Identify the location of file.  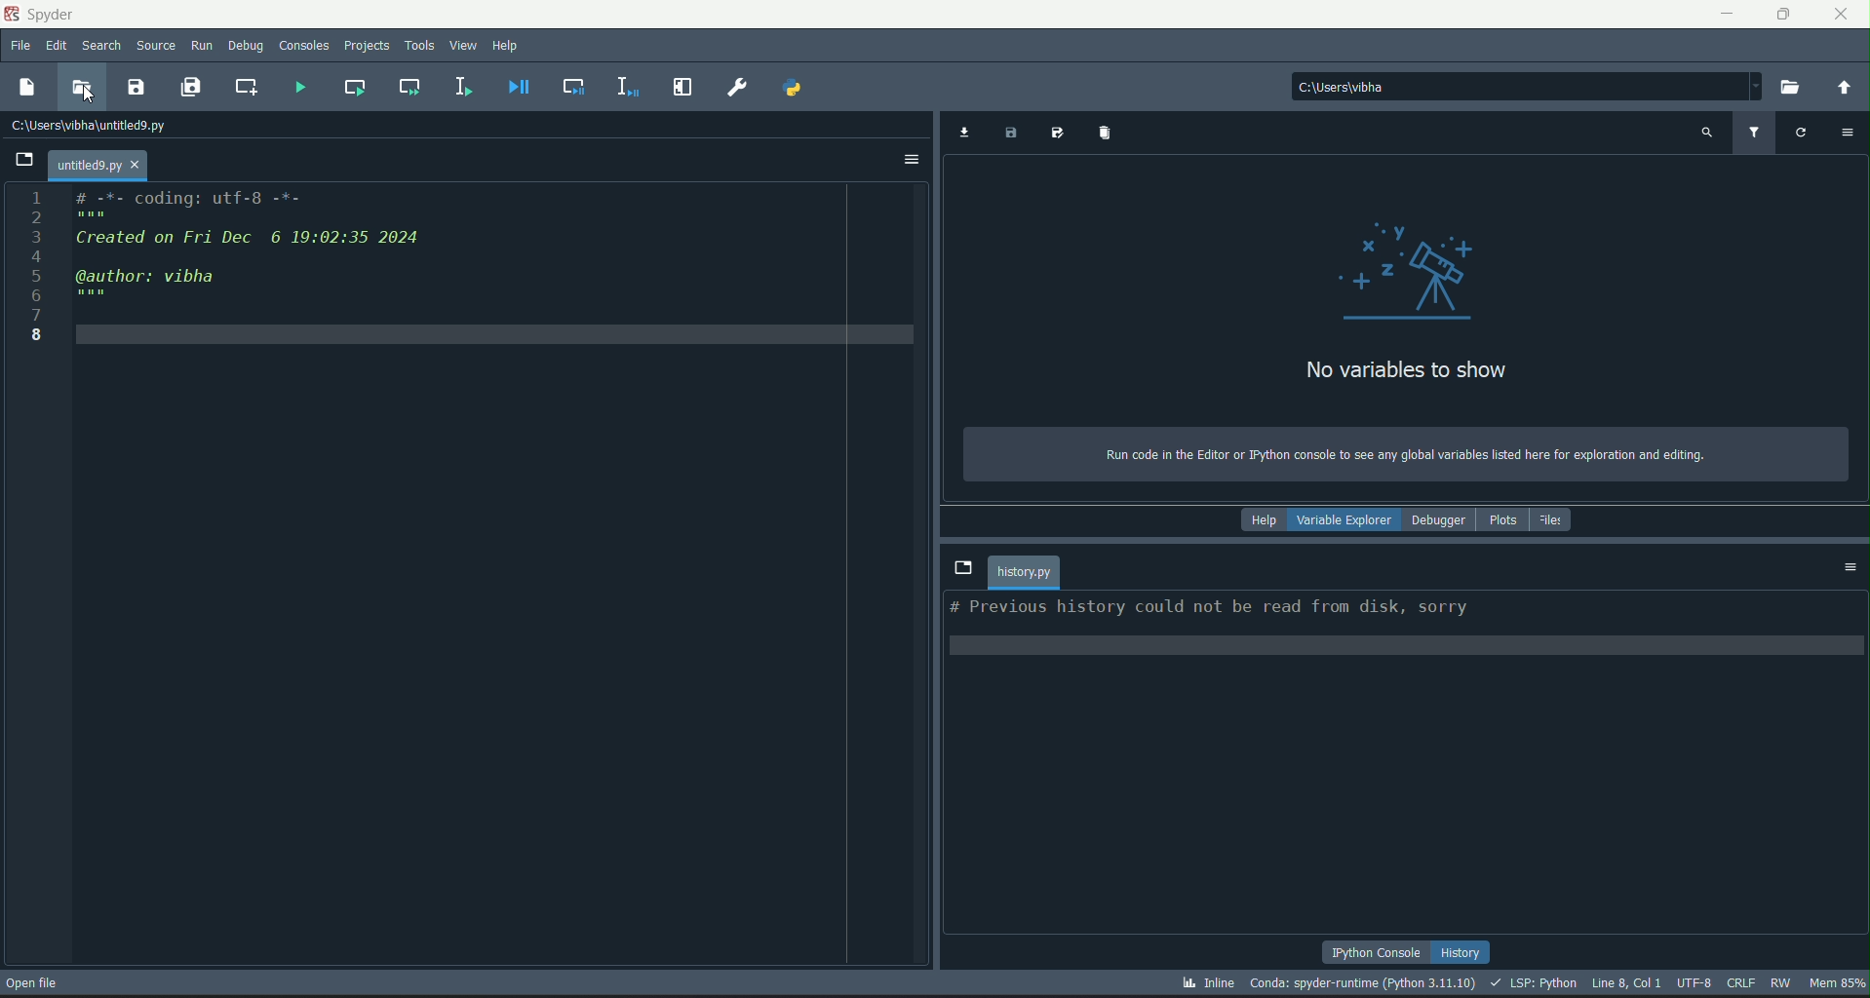
(22, 45).